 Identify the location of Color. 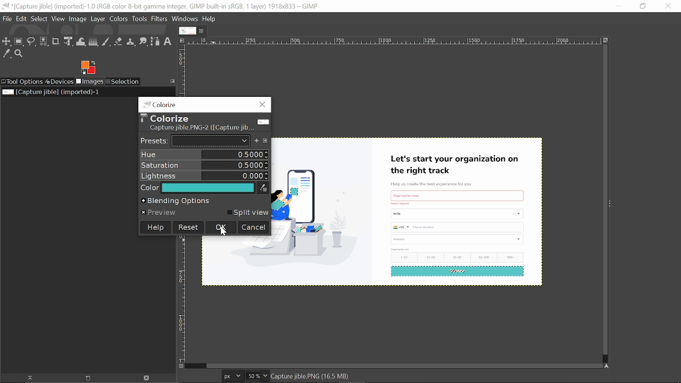
(204, 188).